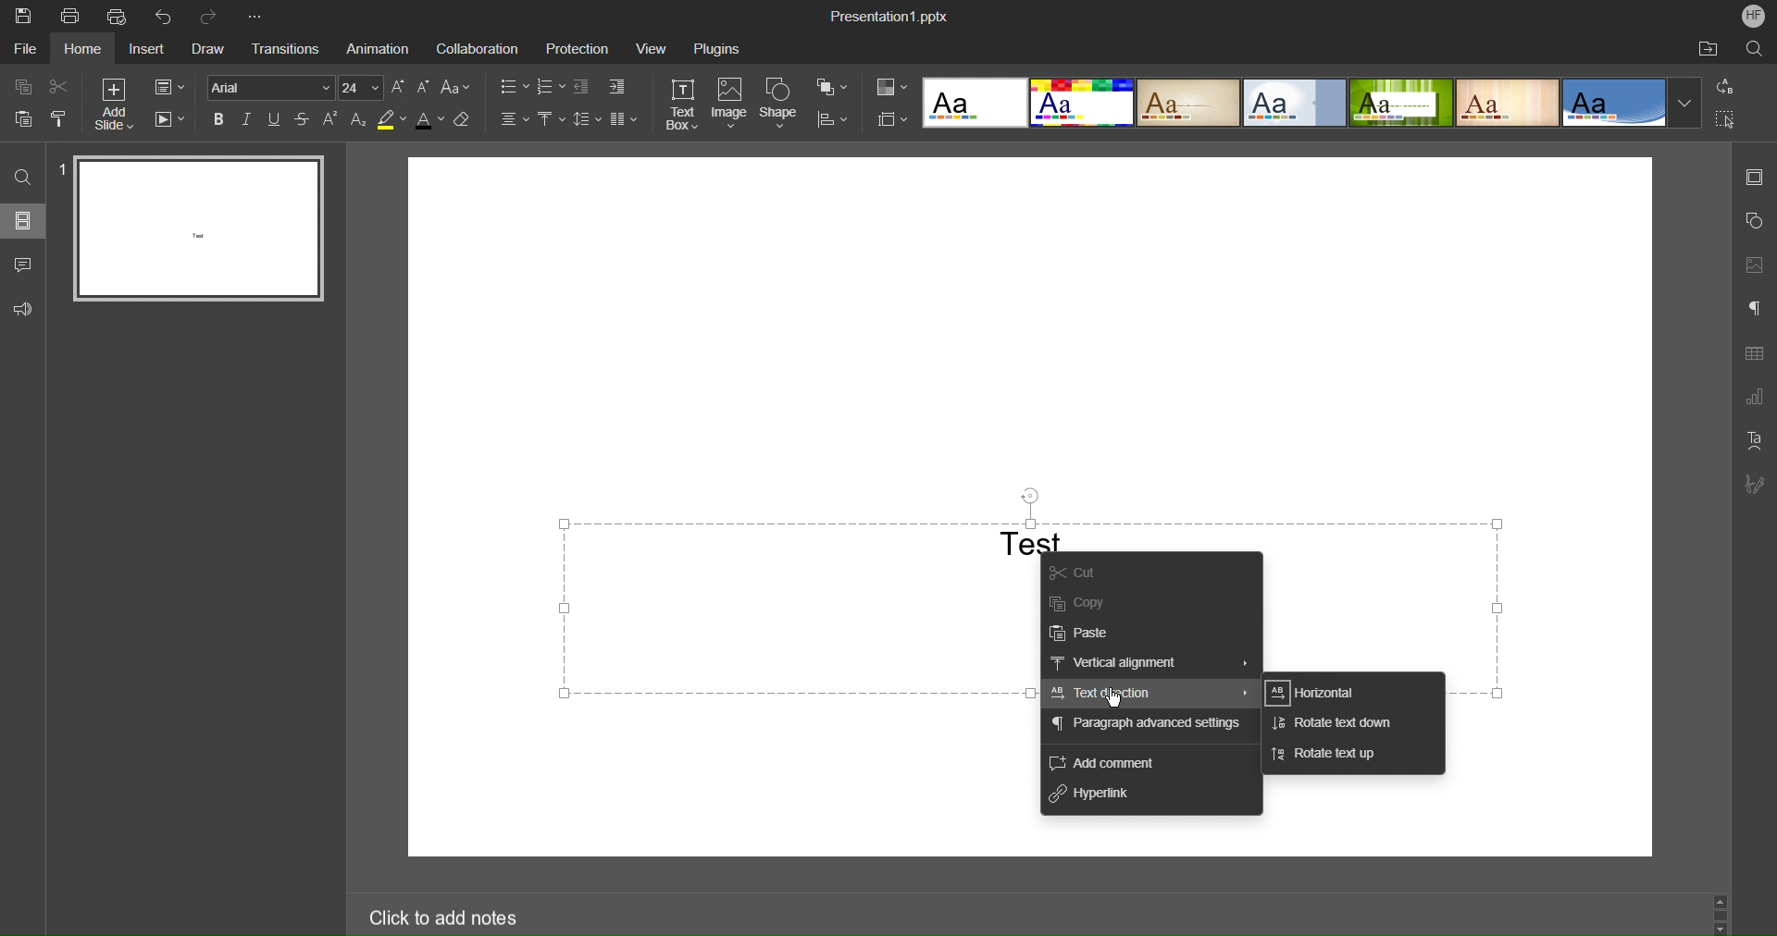  What do you see at coordinates (20, 15) in the screenshot?
I see `Save` at bounding box center [20, 15].